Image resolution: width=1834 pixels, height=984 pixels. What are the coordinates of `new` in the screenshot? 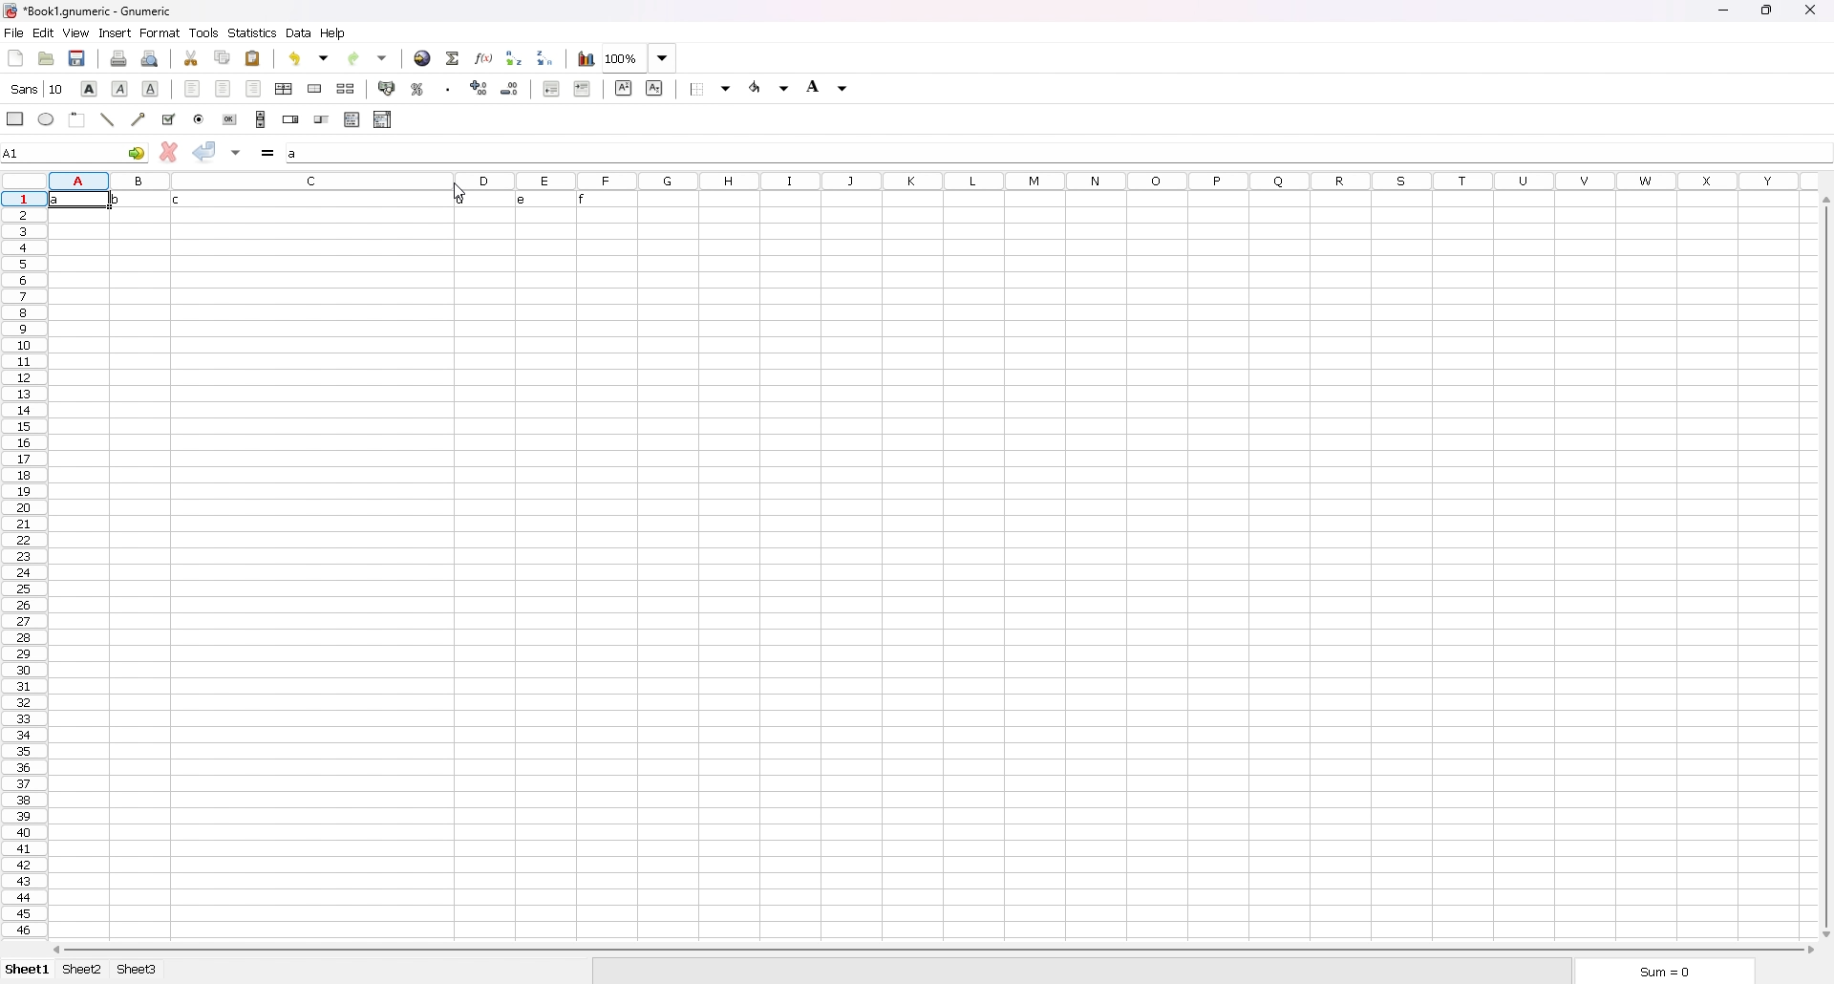 It's located at (15, 57).